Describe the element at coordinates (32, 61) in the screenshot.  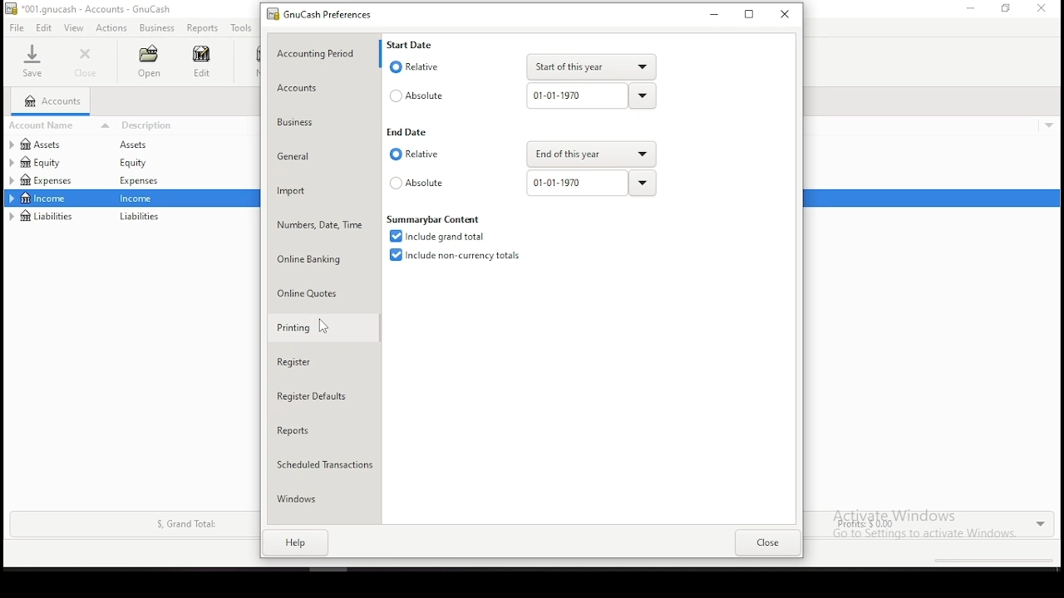
I see `save` at that location.